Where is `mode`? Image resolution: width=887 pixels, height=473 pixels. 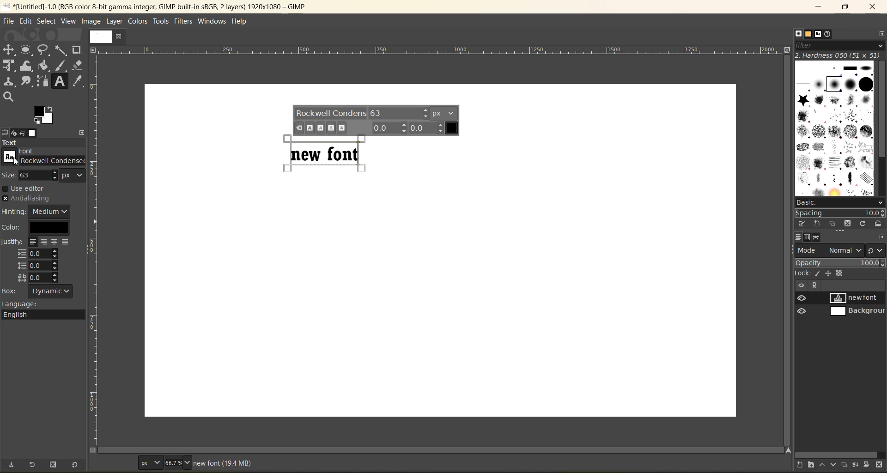 mode is located at coordinates (828, 251).